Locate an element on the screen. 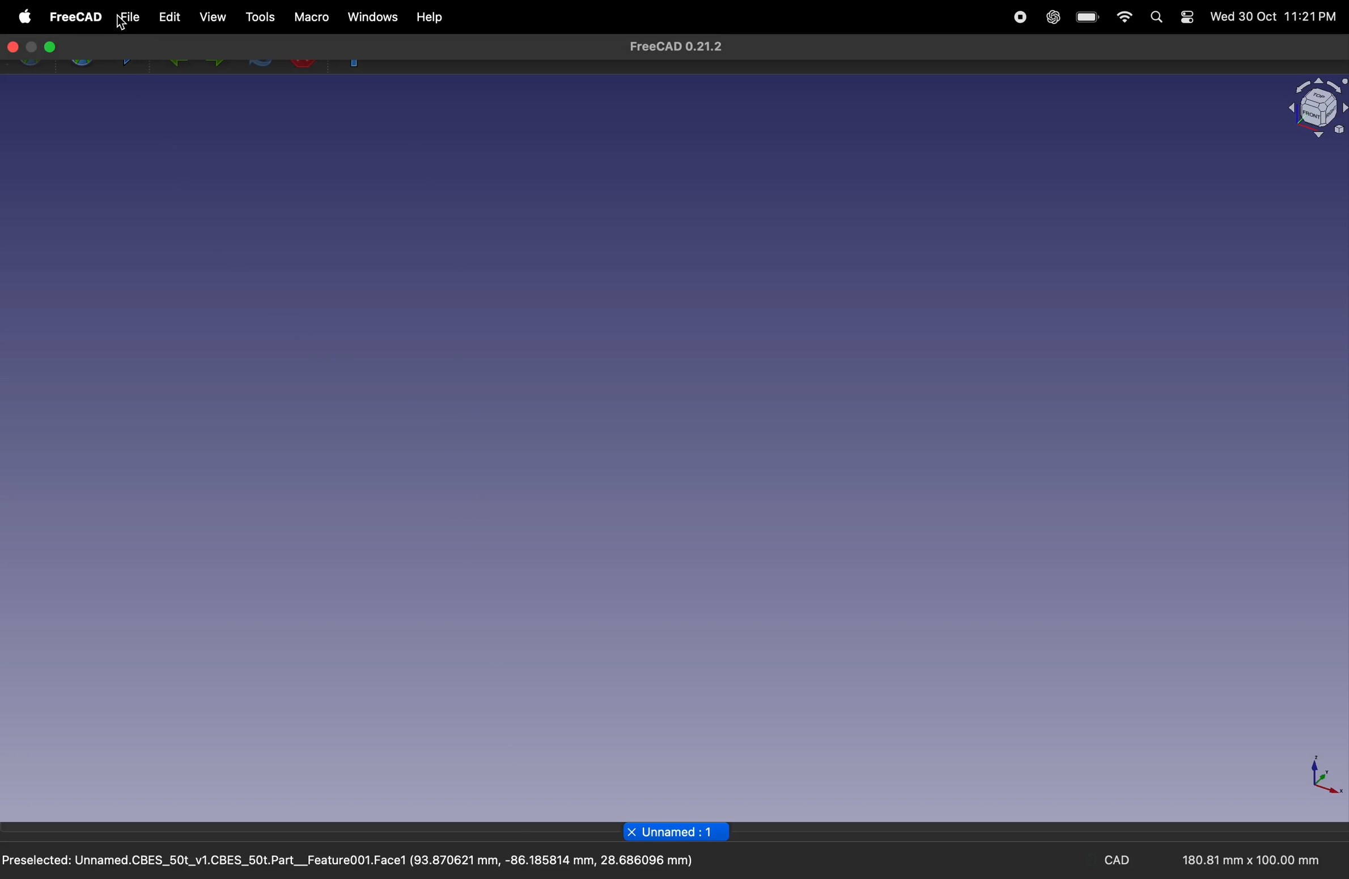 The image size is (1349, 879). record is located at coordinates (1020, 18).